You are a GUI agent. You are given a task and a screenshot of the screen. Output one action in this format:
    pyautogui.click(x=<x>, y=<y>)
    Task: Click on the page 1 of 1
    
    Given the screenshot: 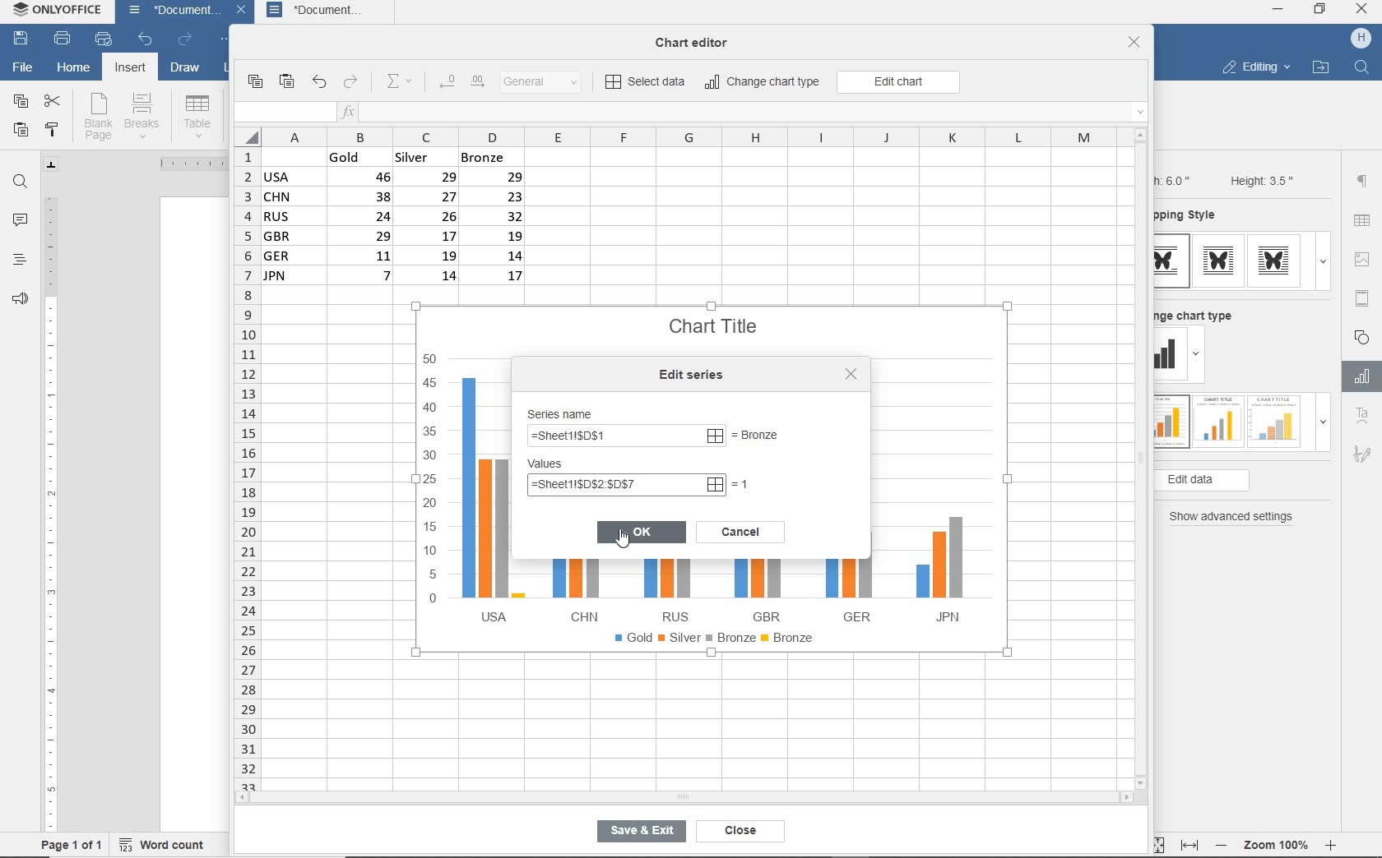 What is the action you would take?
    pyautogui.click(x=72, y=844)
    